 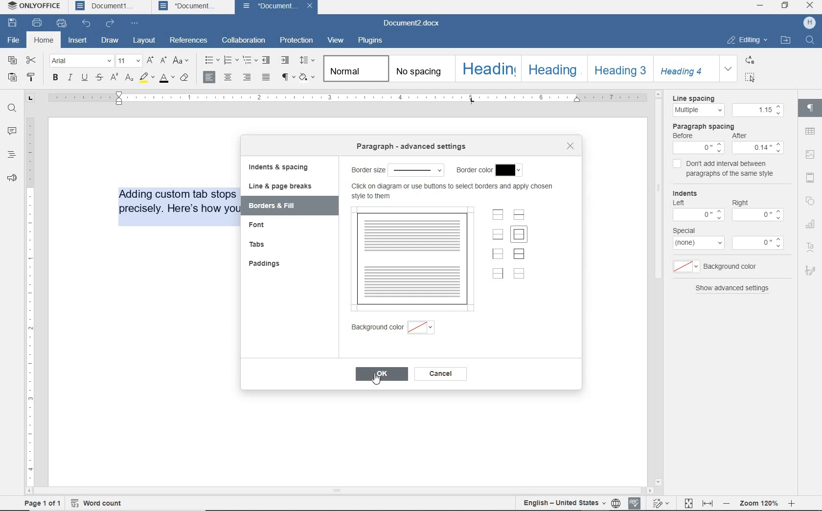 I want to click on scrollbar, so click(x=793, y=292).